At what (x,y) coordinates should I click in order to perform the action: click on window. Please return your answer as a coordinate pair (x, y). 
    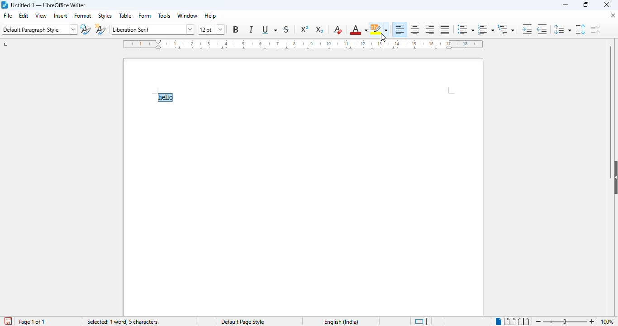
    Looking at the image, I should click on (187, 16).